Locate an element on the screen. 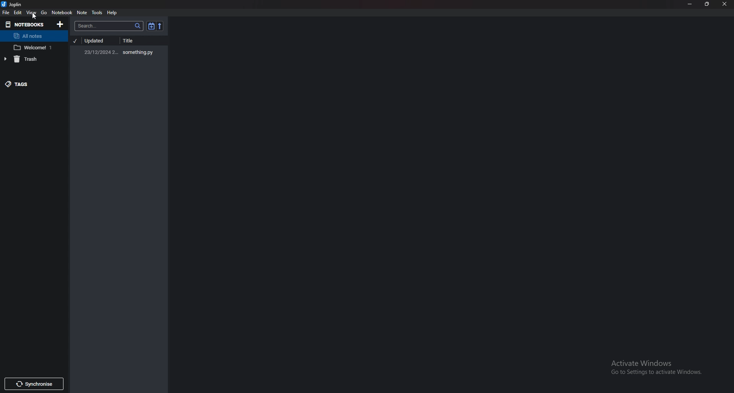 Image resolution: width=734 pixels, height=393 pixels. Edit is located at coordinates (18, 13).